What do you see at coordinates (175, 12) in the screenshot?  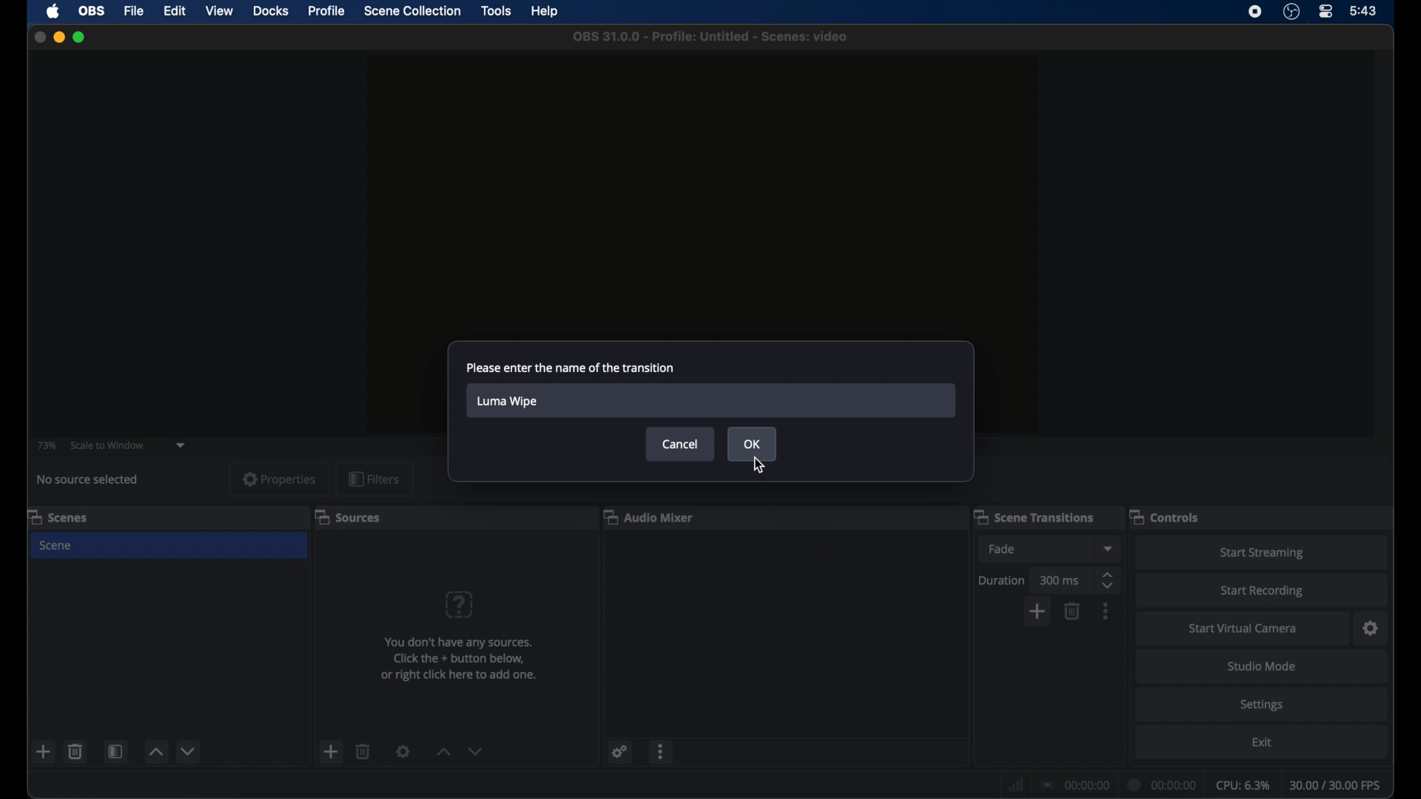 I see `edit` at bounding box center [175, 12].